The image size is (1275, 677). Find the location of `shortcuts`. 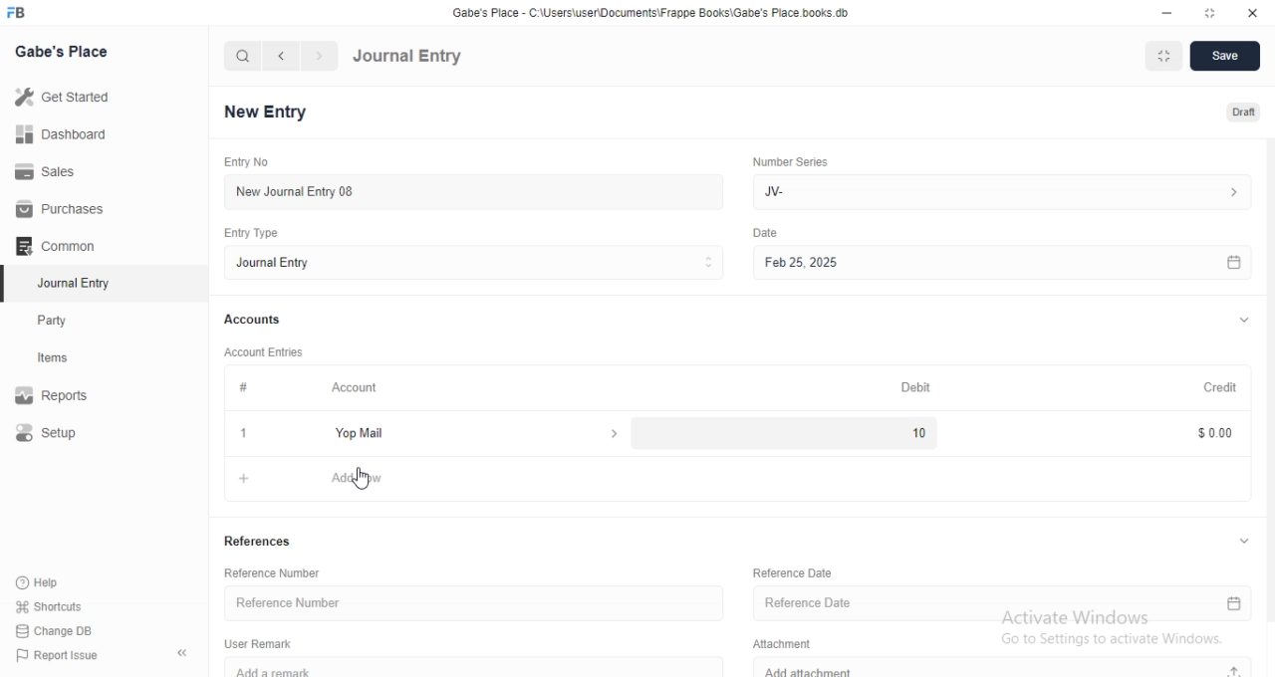

shortcuts is located at coordinates (62, 605).